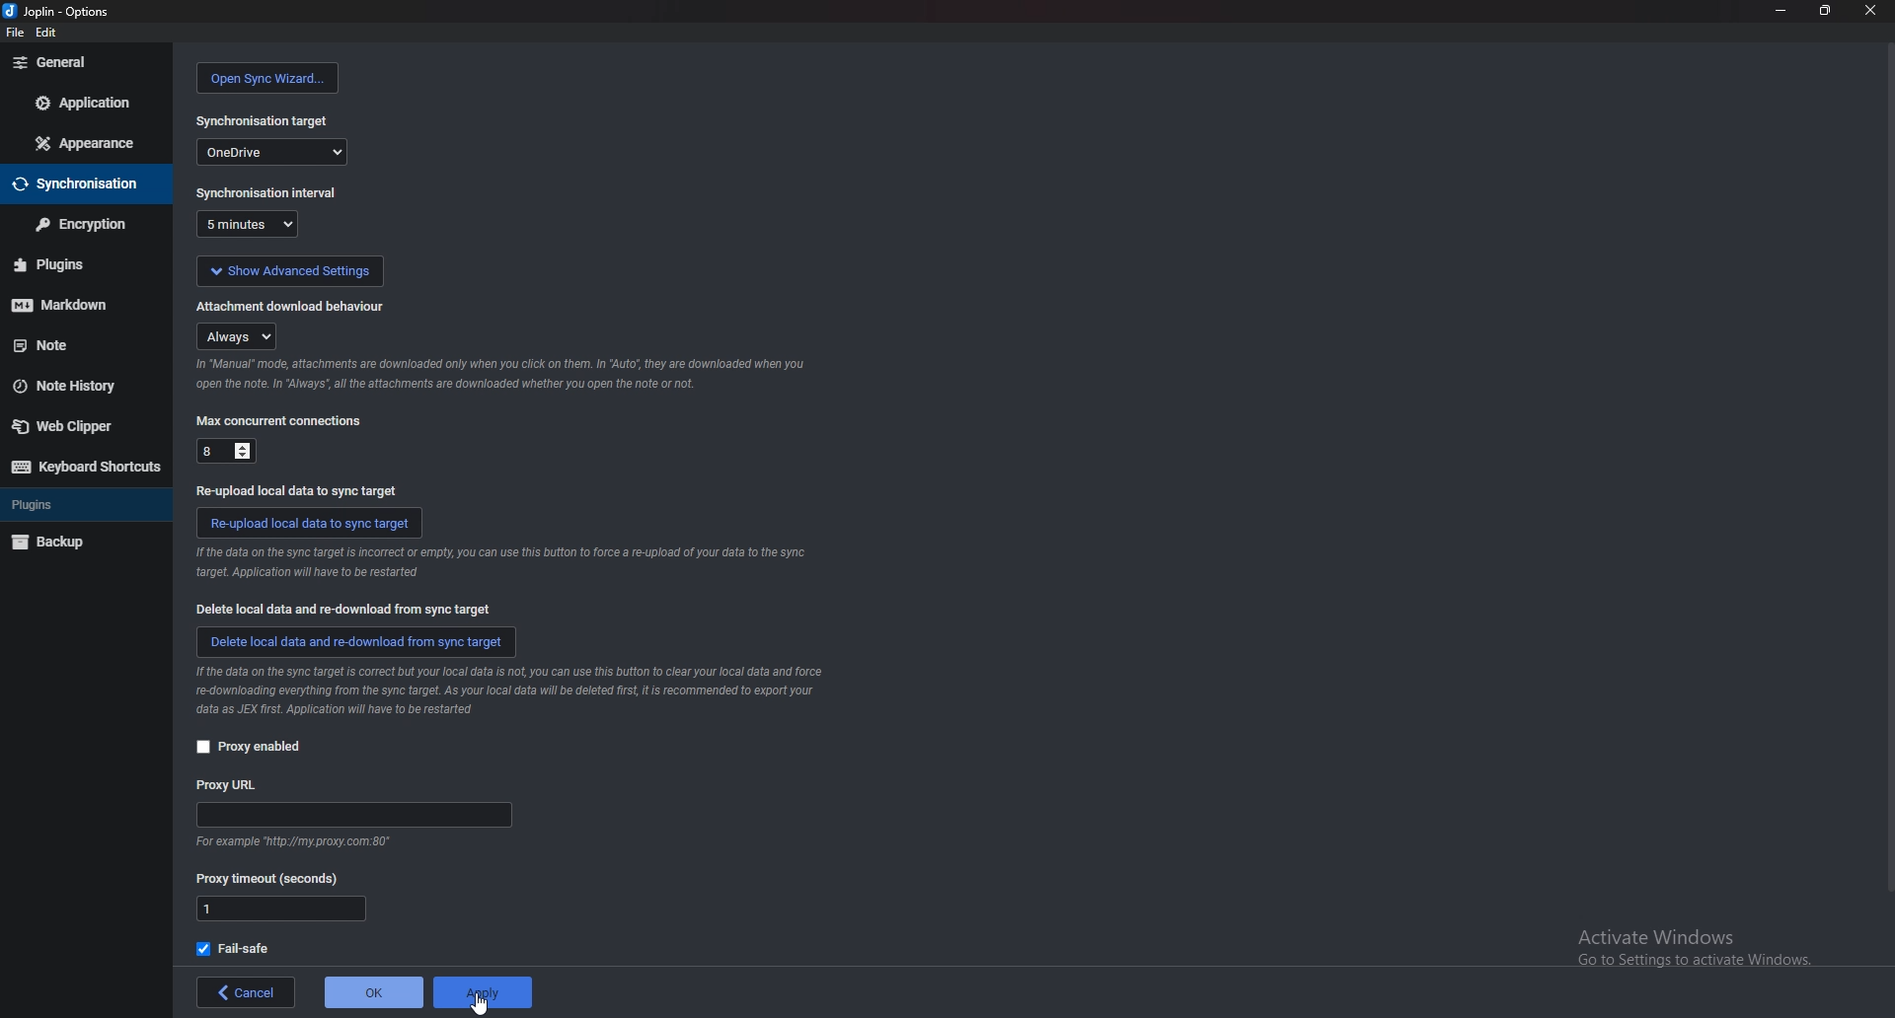 The width and height of the screenshot is (1895, 1018). Describe the element at coordinates (234, 785) in the screenshot. I see `proxy url` at that location.